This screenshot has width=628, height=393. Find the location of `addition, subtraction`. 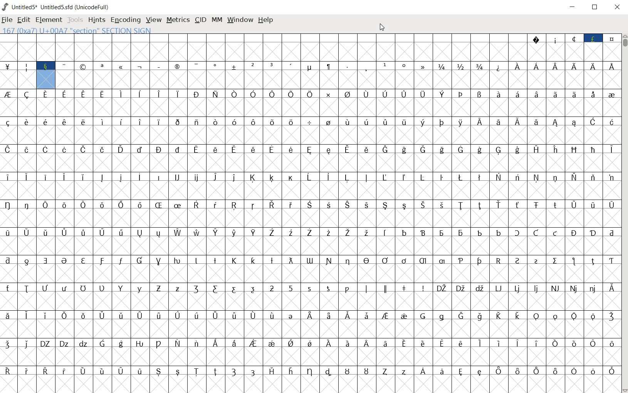

addition, subtraction is located at coordinates (216, 76).